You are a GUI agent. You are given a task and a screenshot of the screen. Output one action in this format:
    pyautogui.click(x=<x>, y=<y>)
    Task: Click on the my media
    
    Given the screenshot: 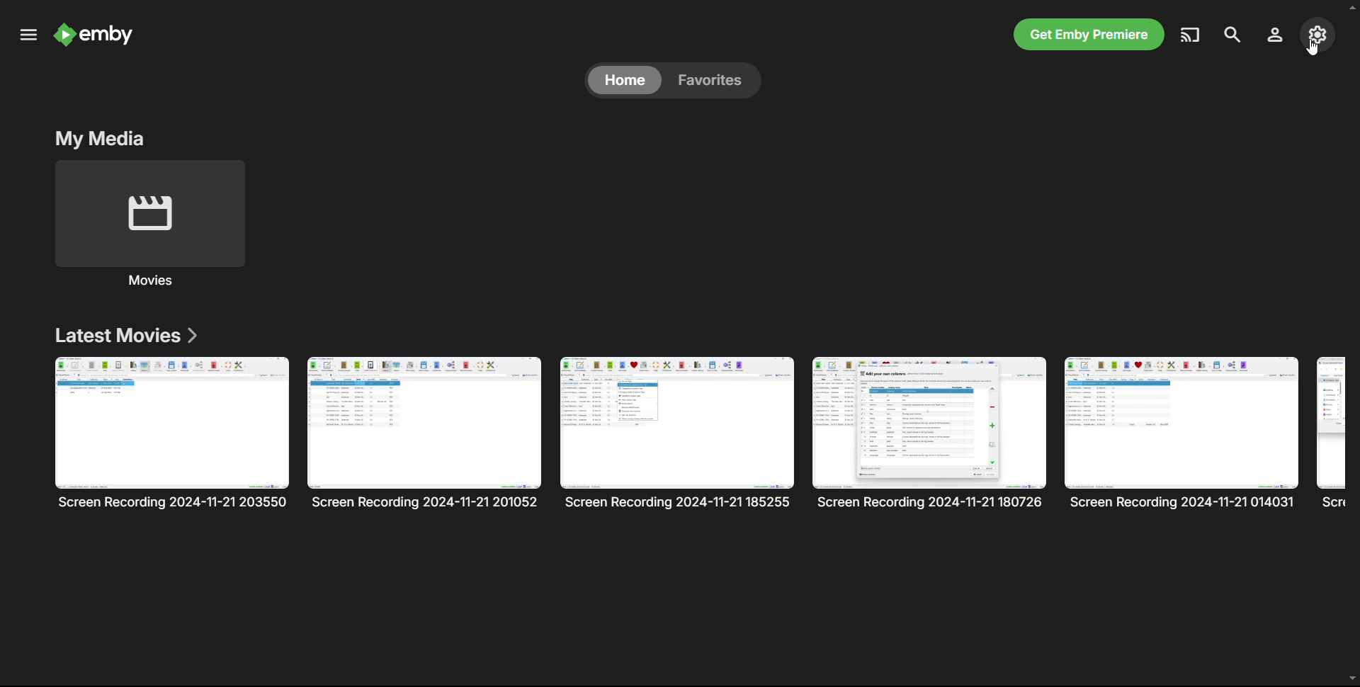 What is the action you would take?
    pyautogui.click(x=101, y=137)
    